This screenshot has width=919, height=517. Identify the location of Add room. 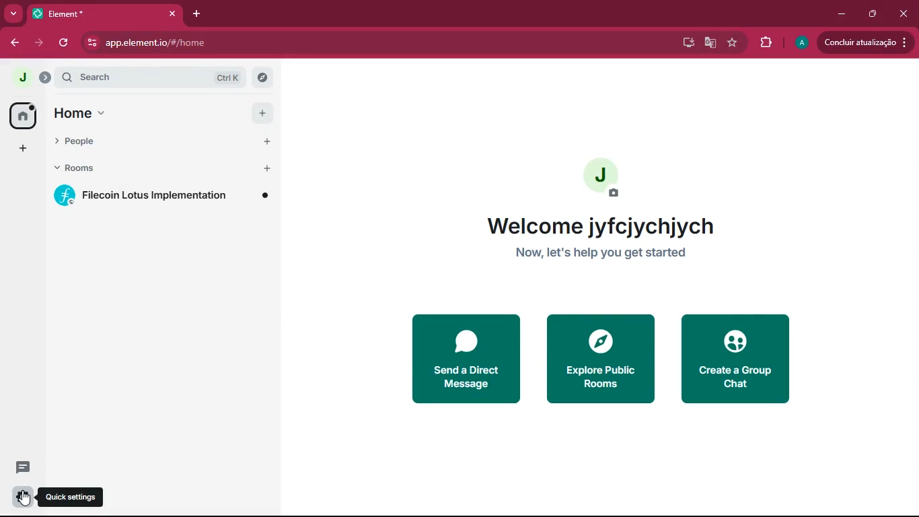
(268, 168).